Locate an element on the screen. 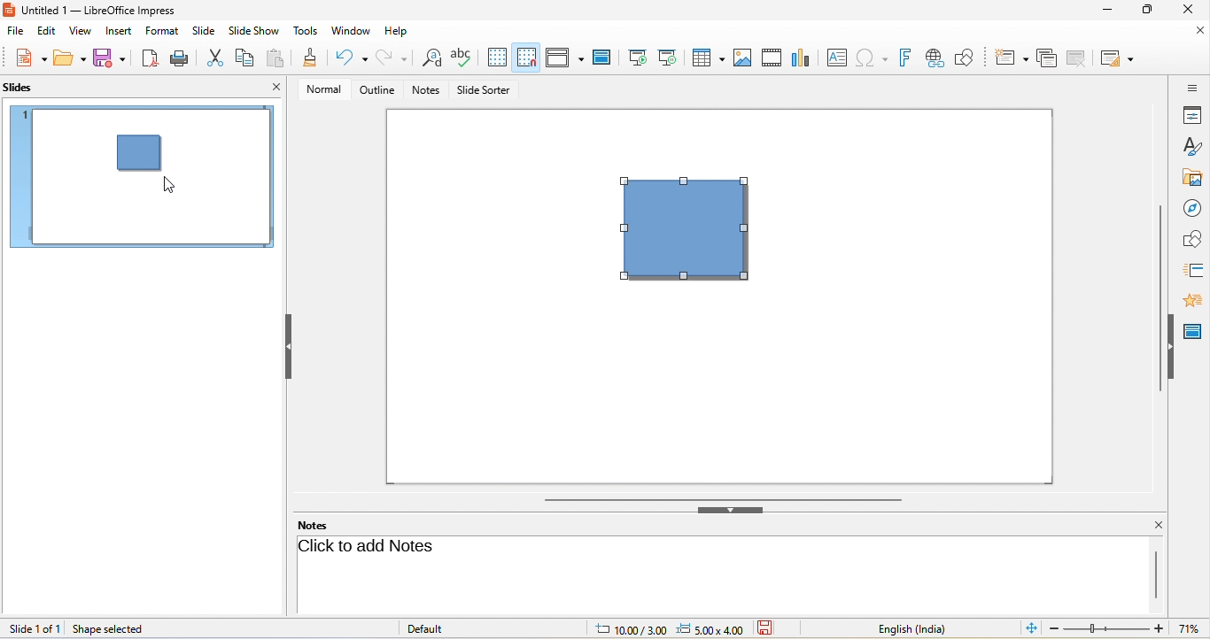  close is located at coordinates (275, 87).